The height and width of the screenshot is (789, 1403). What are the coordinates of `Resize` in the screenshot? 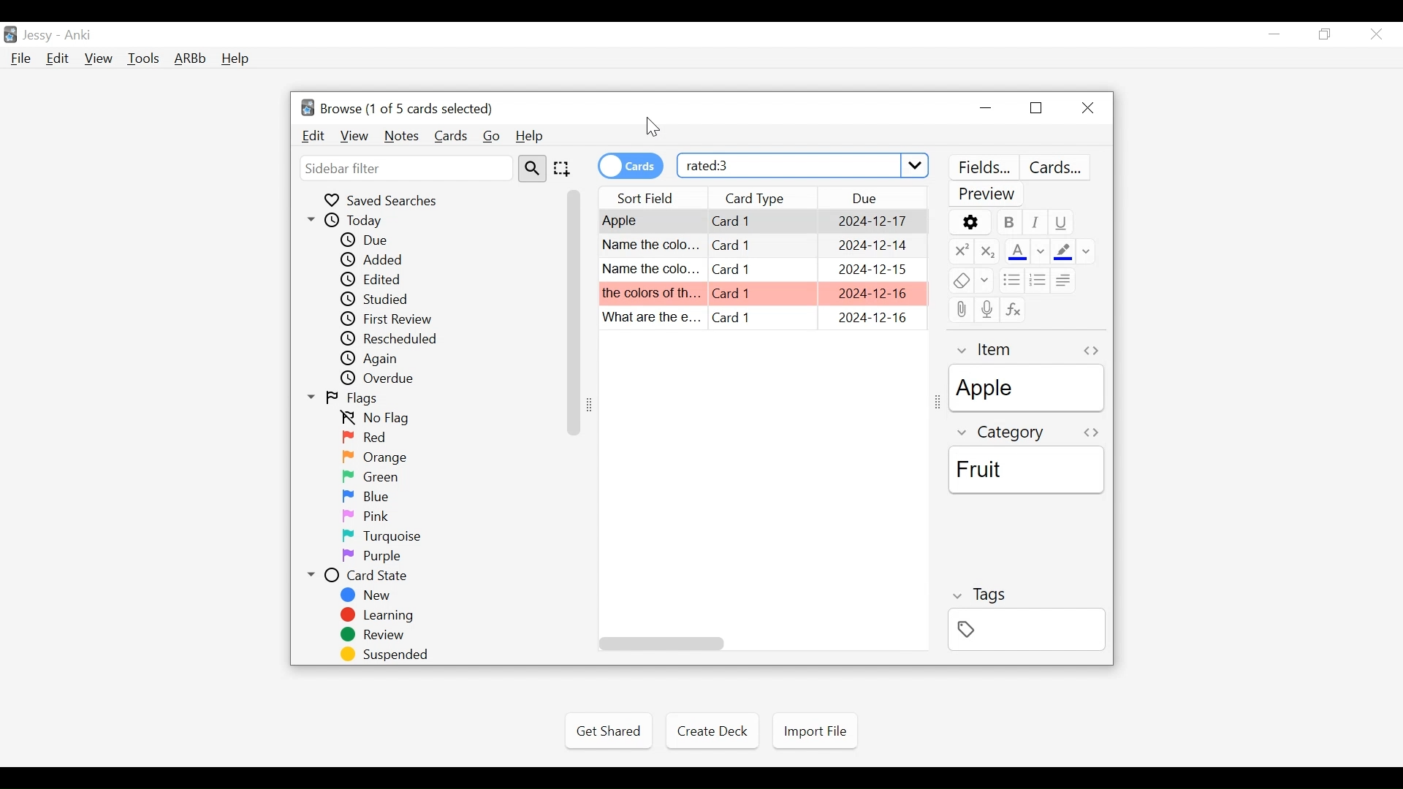 It's located at (937, 403).